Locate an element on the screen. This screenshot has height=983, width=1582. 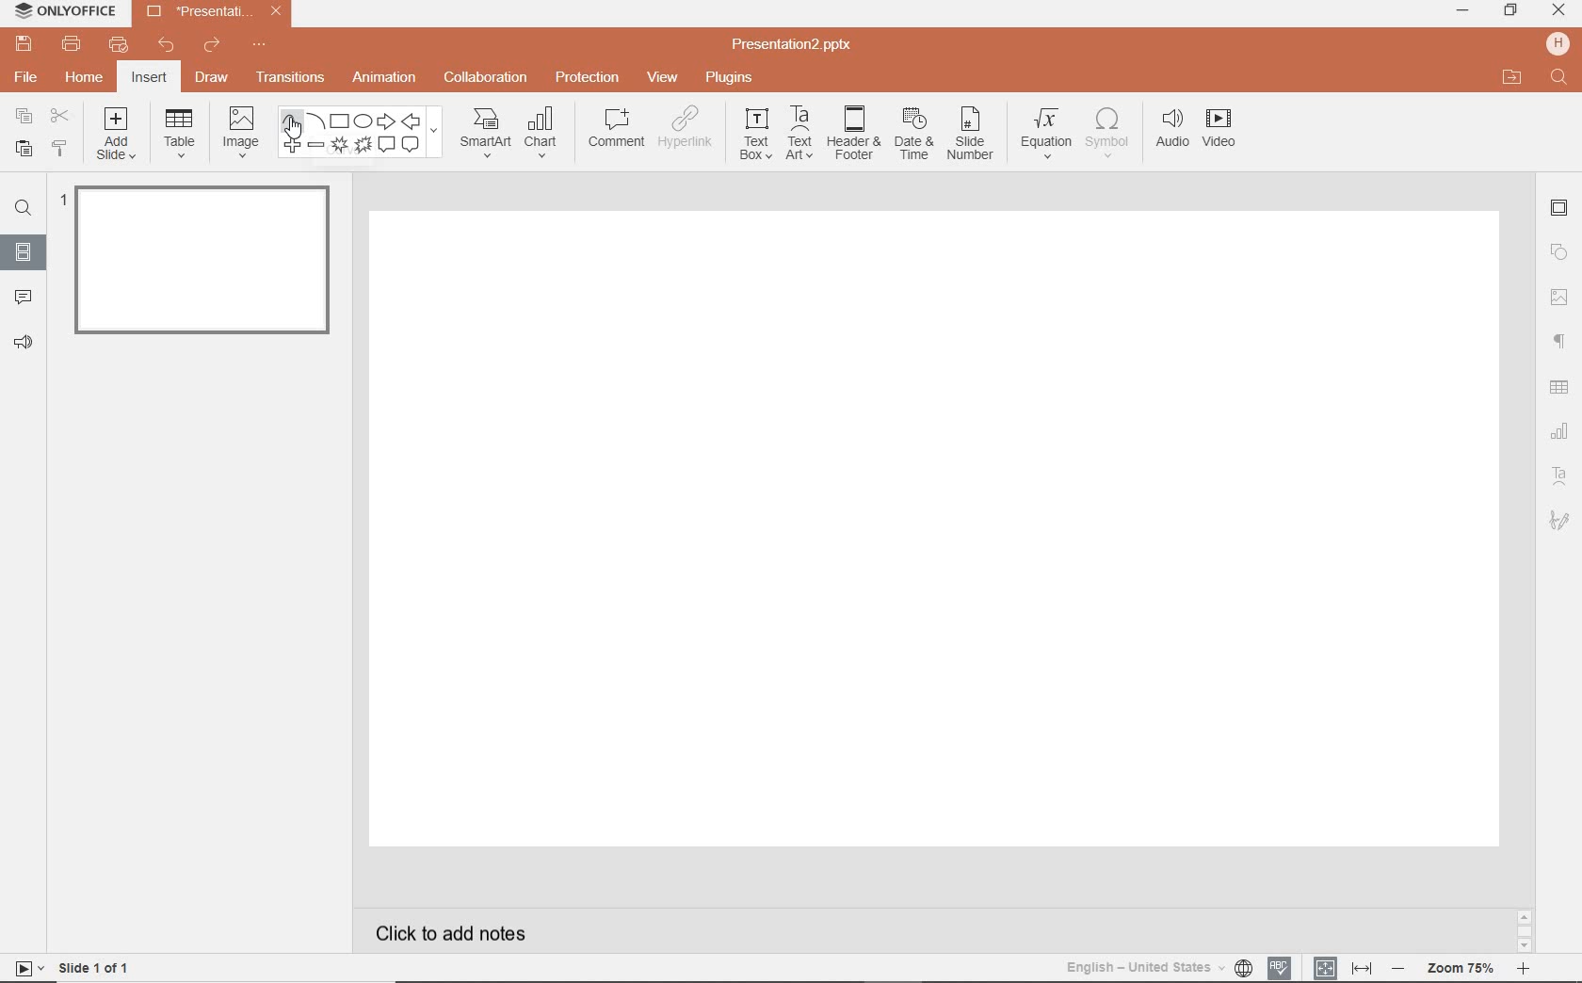
SLIDE 1 OF 1 is located at coordinates (75, 967).